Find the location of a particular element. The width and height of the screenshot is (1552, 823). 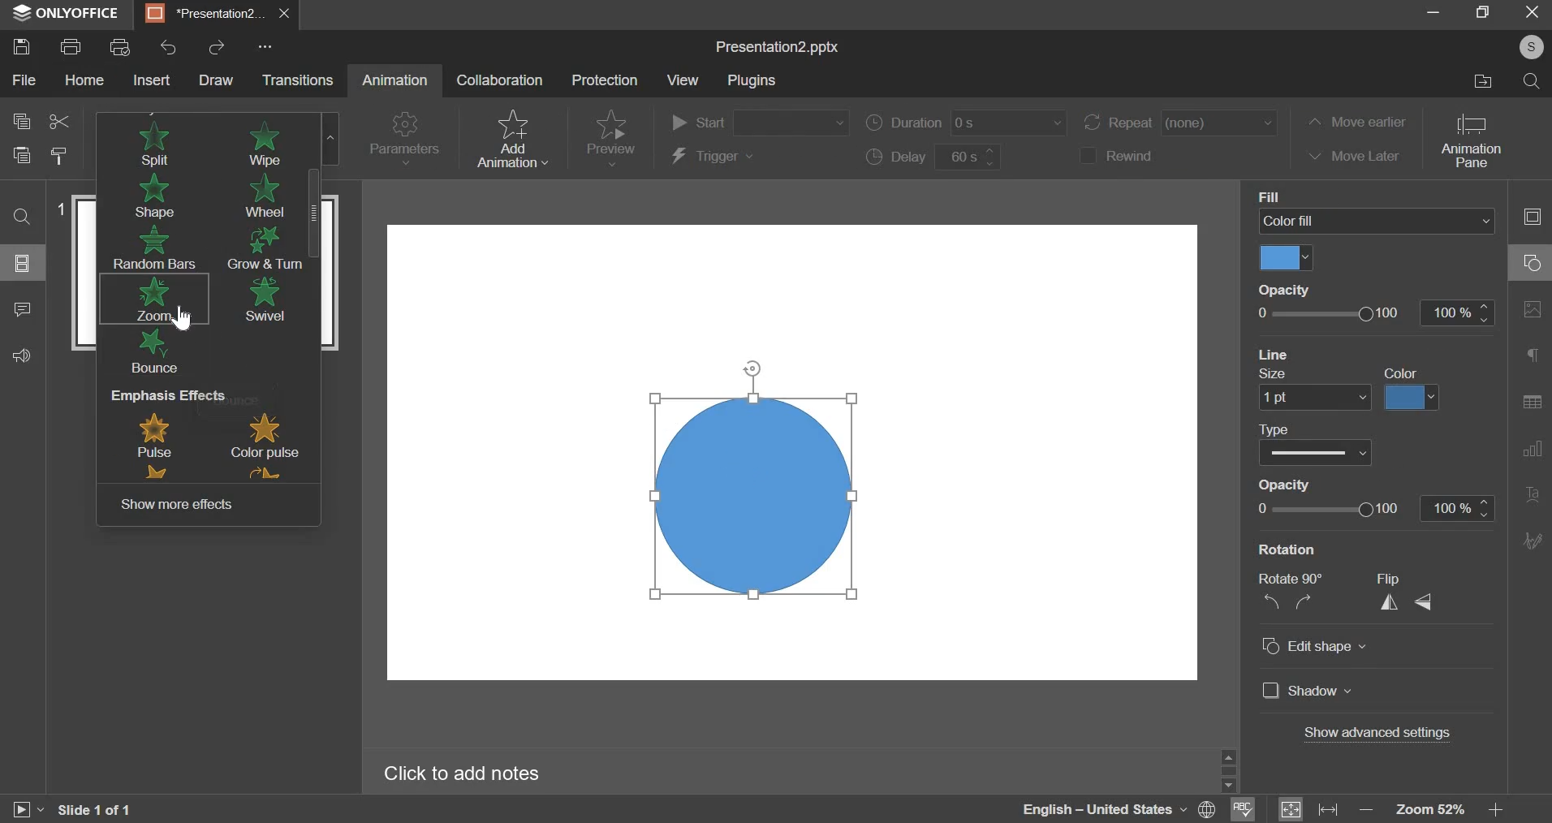

shadow is located at coordinates (1309, 692).